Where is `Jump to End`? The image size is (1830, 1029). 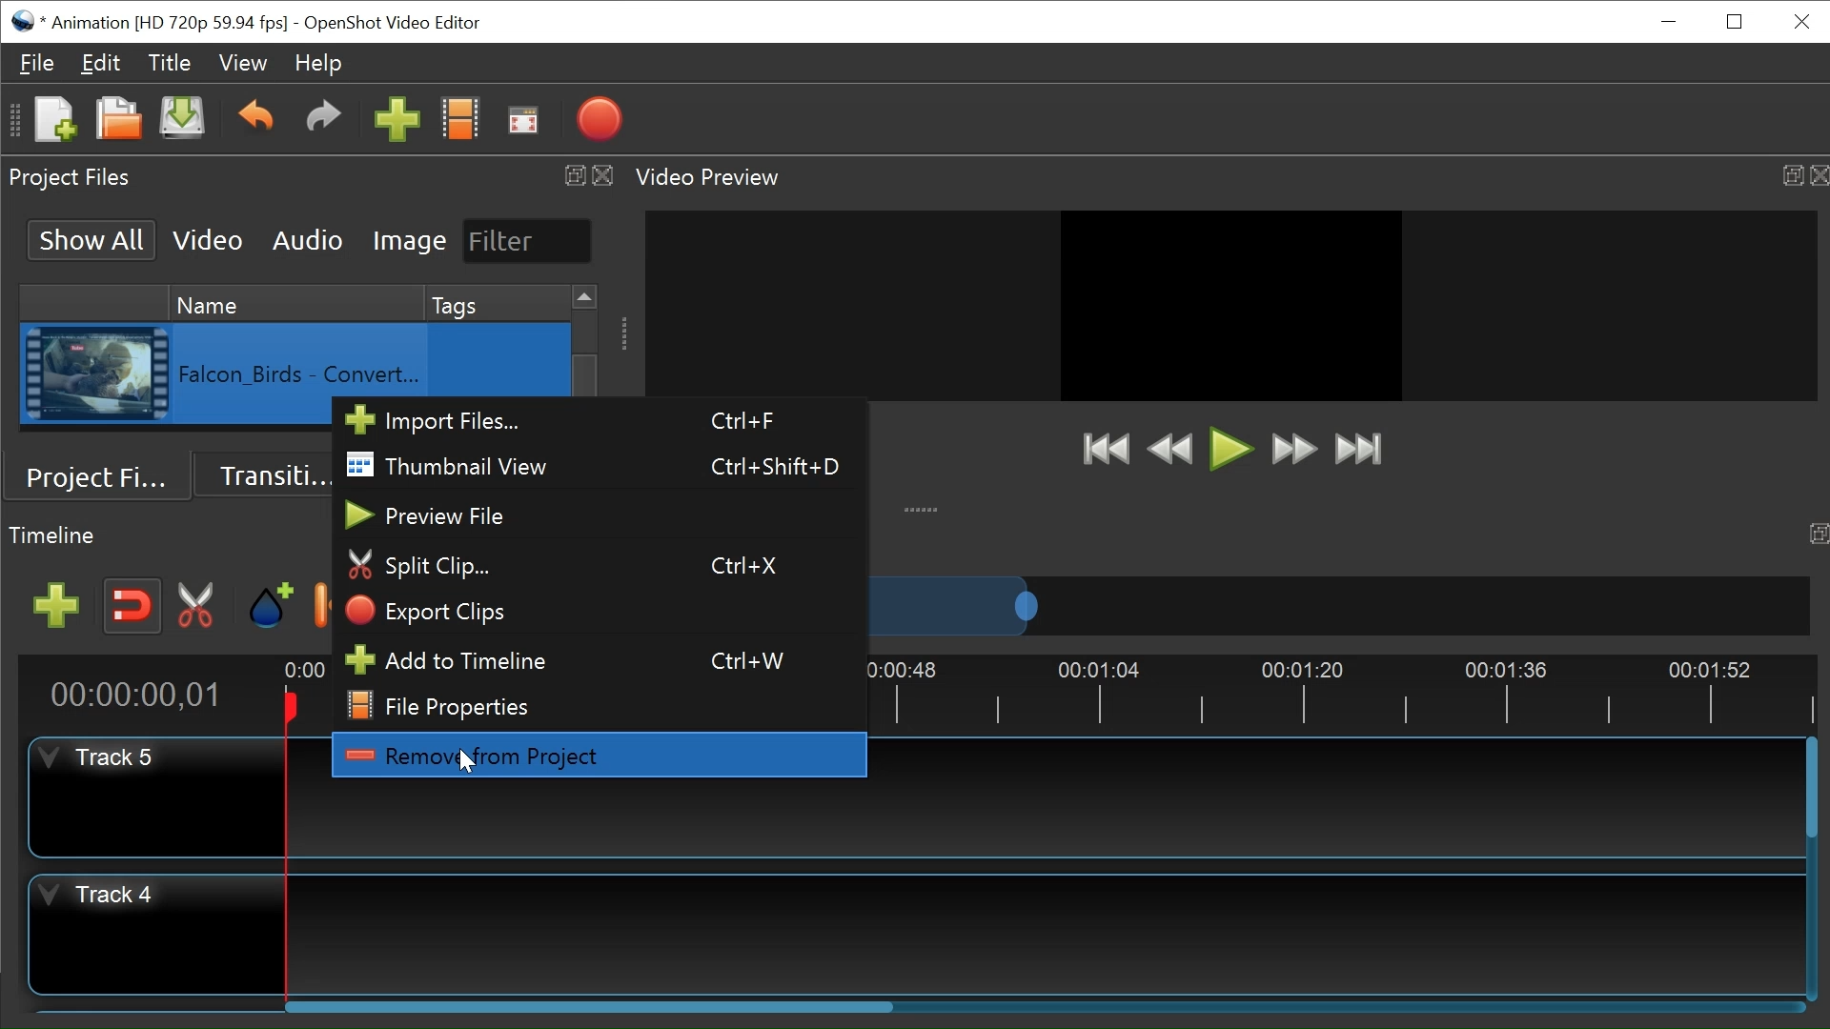 Jump to End is located at coordinates (1358, 450).